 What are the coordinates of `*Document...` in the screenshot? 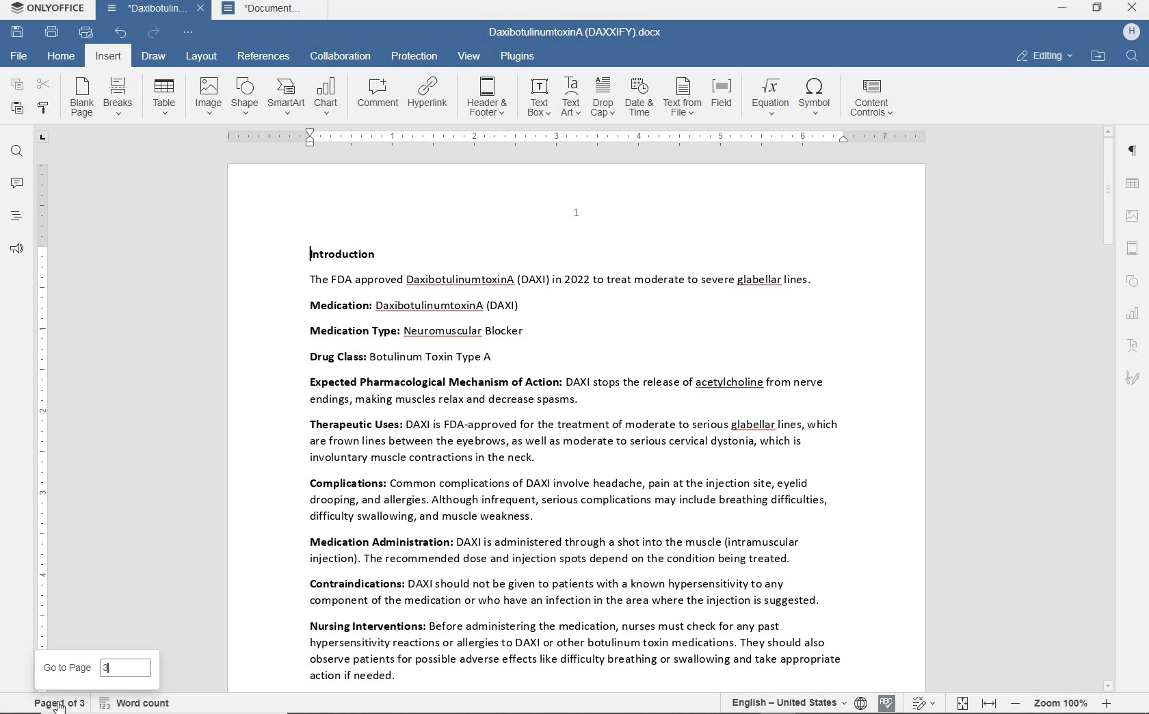 It's located at (268, 11).